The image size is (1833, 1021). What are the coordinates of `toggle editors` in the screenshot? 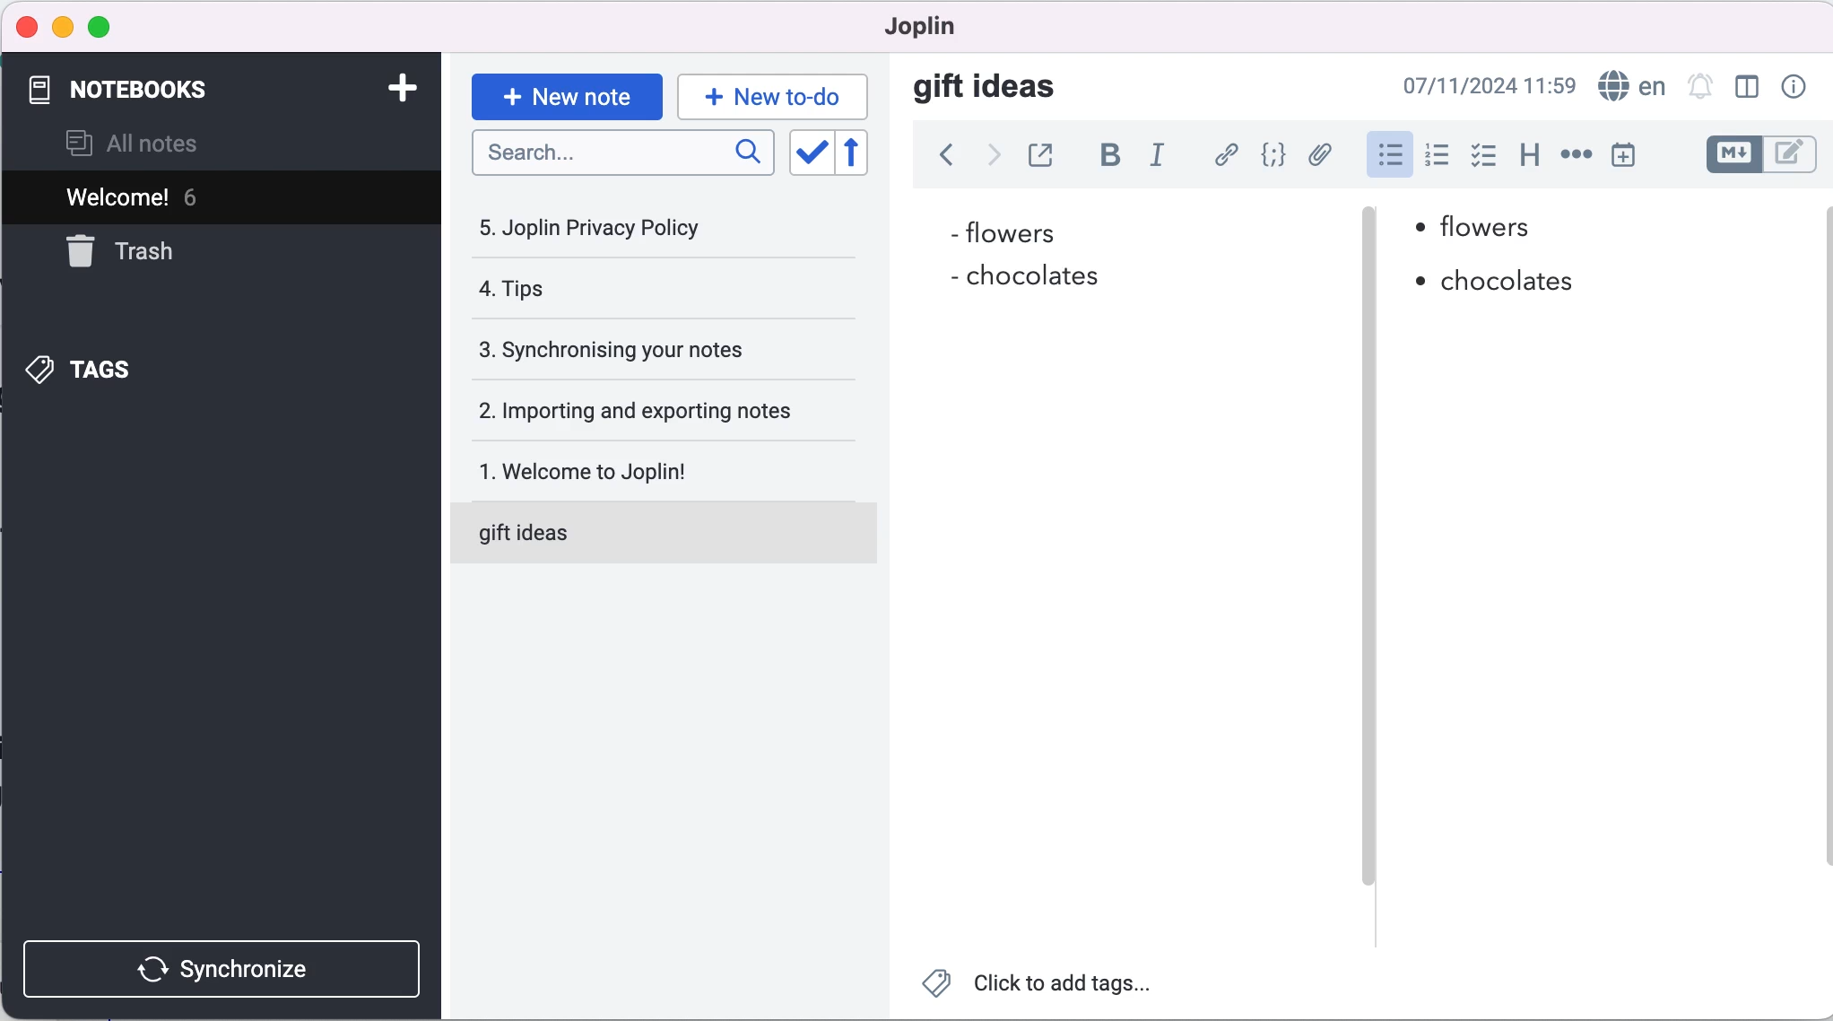 It's located at (1759, 155).